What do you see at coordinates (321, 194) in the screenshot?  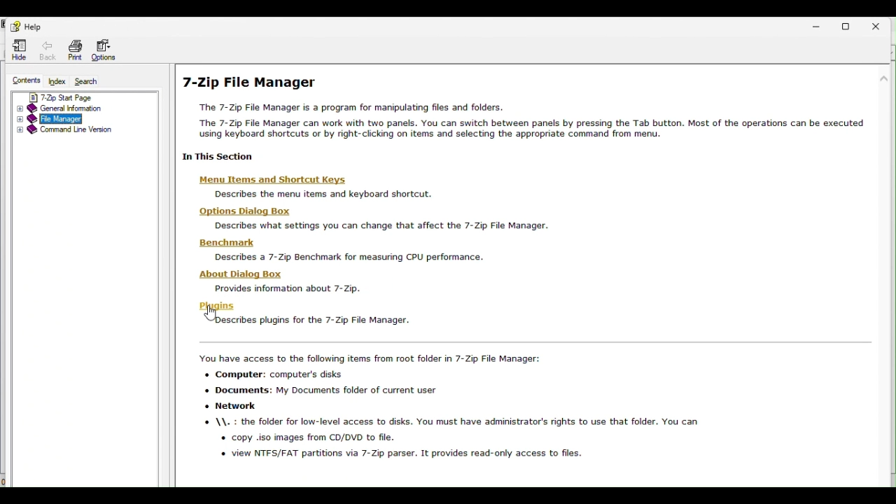 I see `Describes the menu items and kevboard shortcut.` at bounding box center [321, 194].